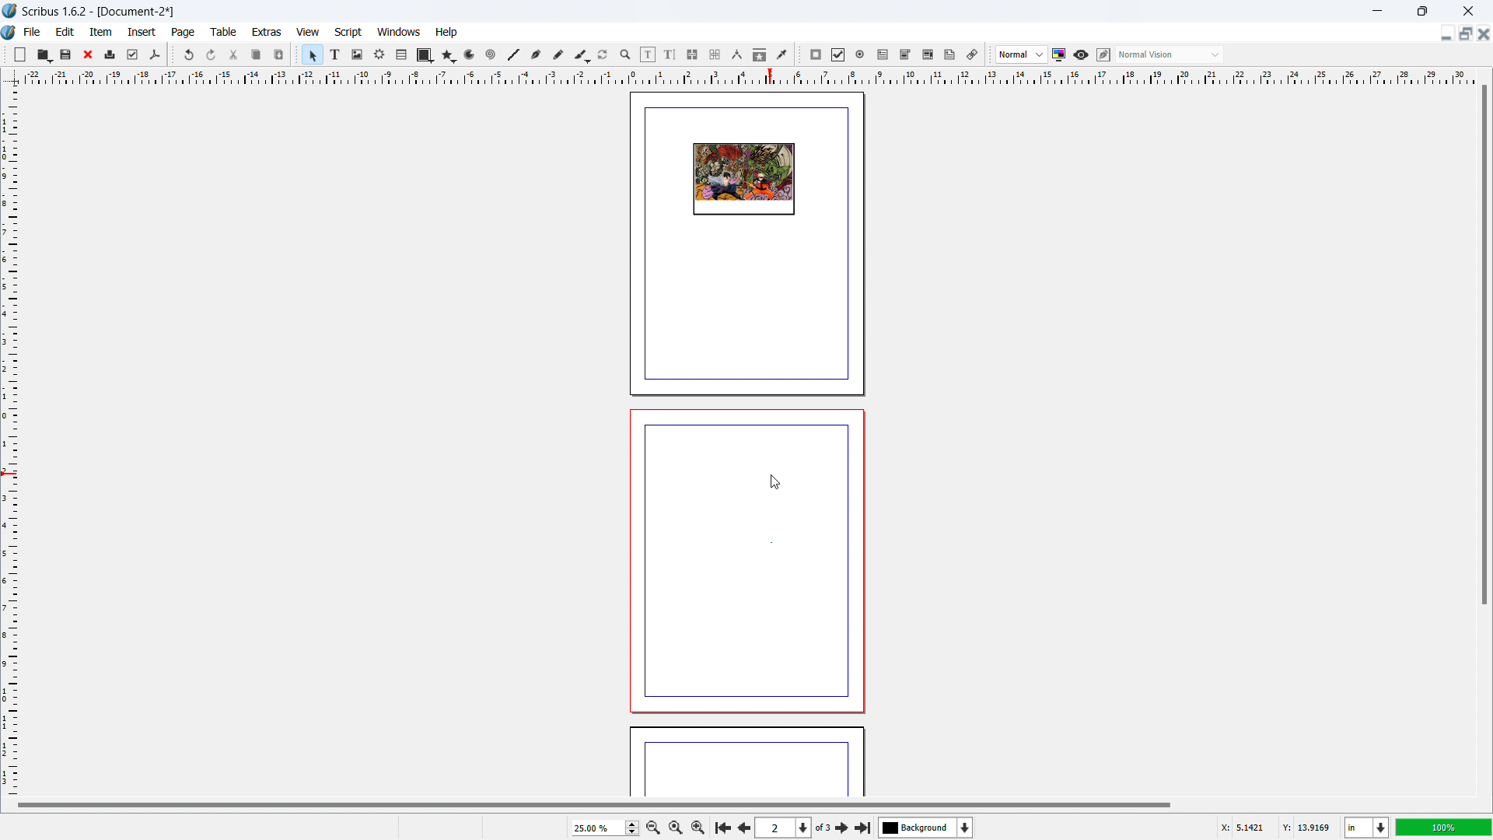 The height and width of the screenshot is (840, 1493). I want to click on link text frames, so click(693, 55).